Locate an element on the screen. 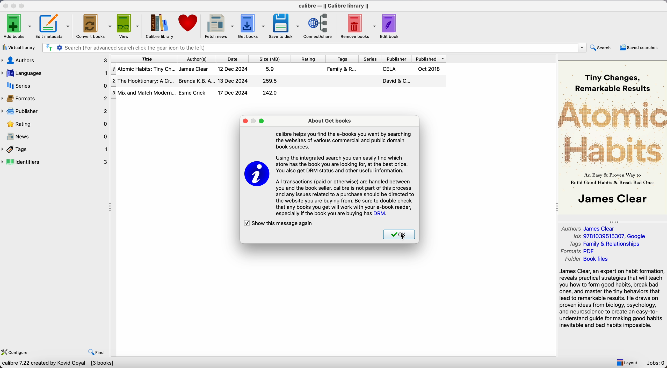  Using the integrated search you can easily find which store has the book you're looking for at the best price, you also get DRM status and other useful information. is located at coordinates (345, 164).